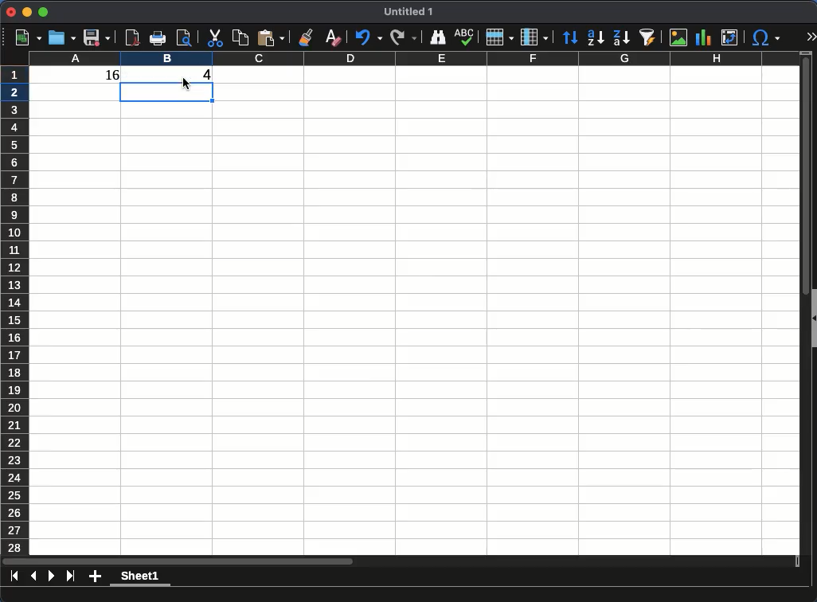 The height and width of the screenshot is (602, 817). Describe the element at coordinates (141, 579) in the screenshot. I see `sheet1` at that location.